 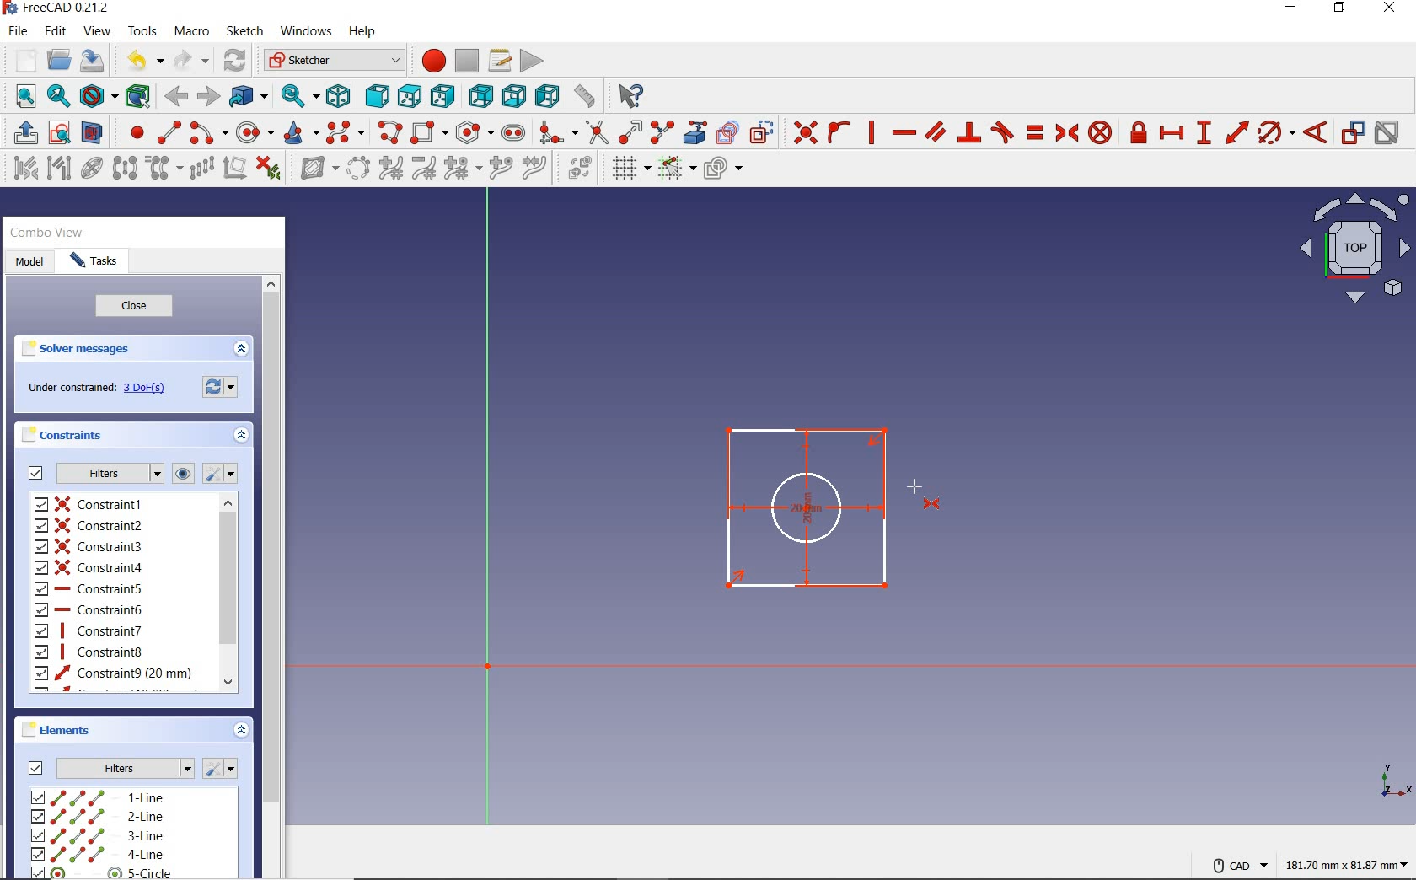 I want to click on configure rendering order, so click(x=722, y=171).